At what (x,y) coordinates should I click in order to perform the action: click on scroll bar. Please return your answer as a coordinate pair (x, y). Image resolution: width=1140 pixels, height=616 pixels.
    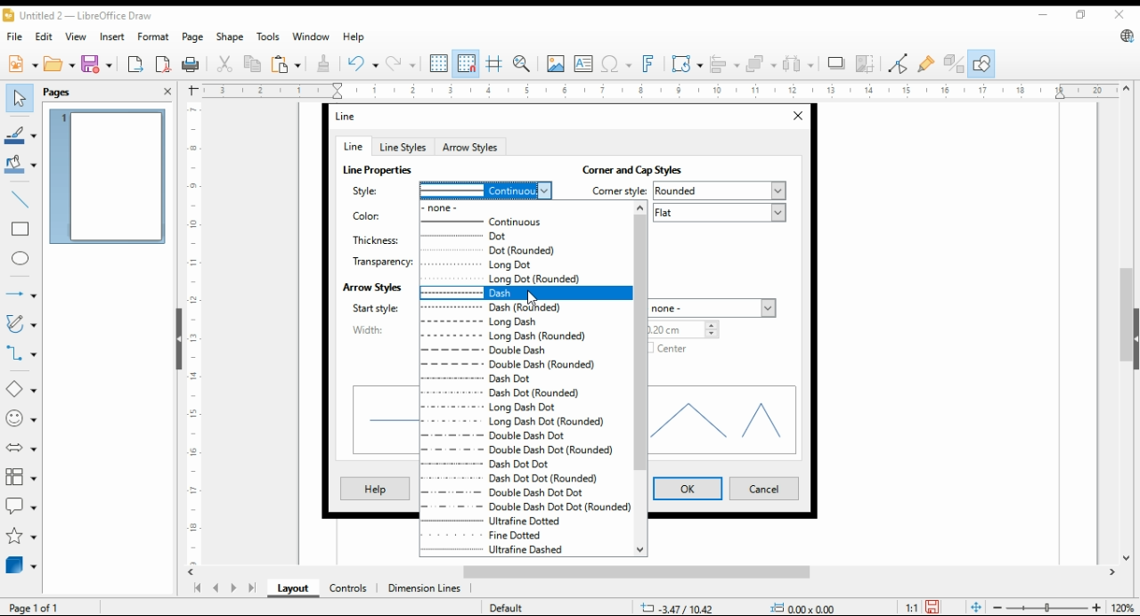
    Looking at the image, I should click on (1126, 323).